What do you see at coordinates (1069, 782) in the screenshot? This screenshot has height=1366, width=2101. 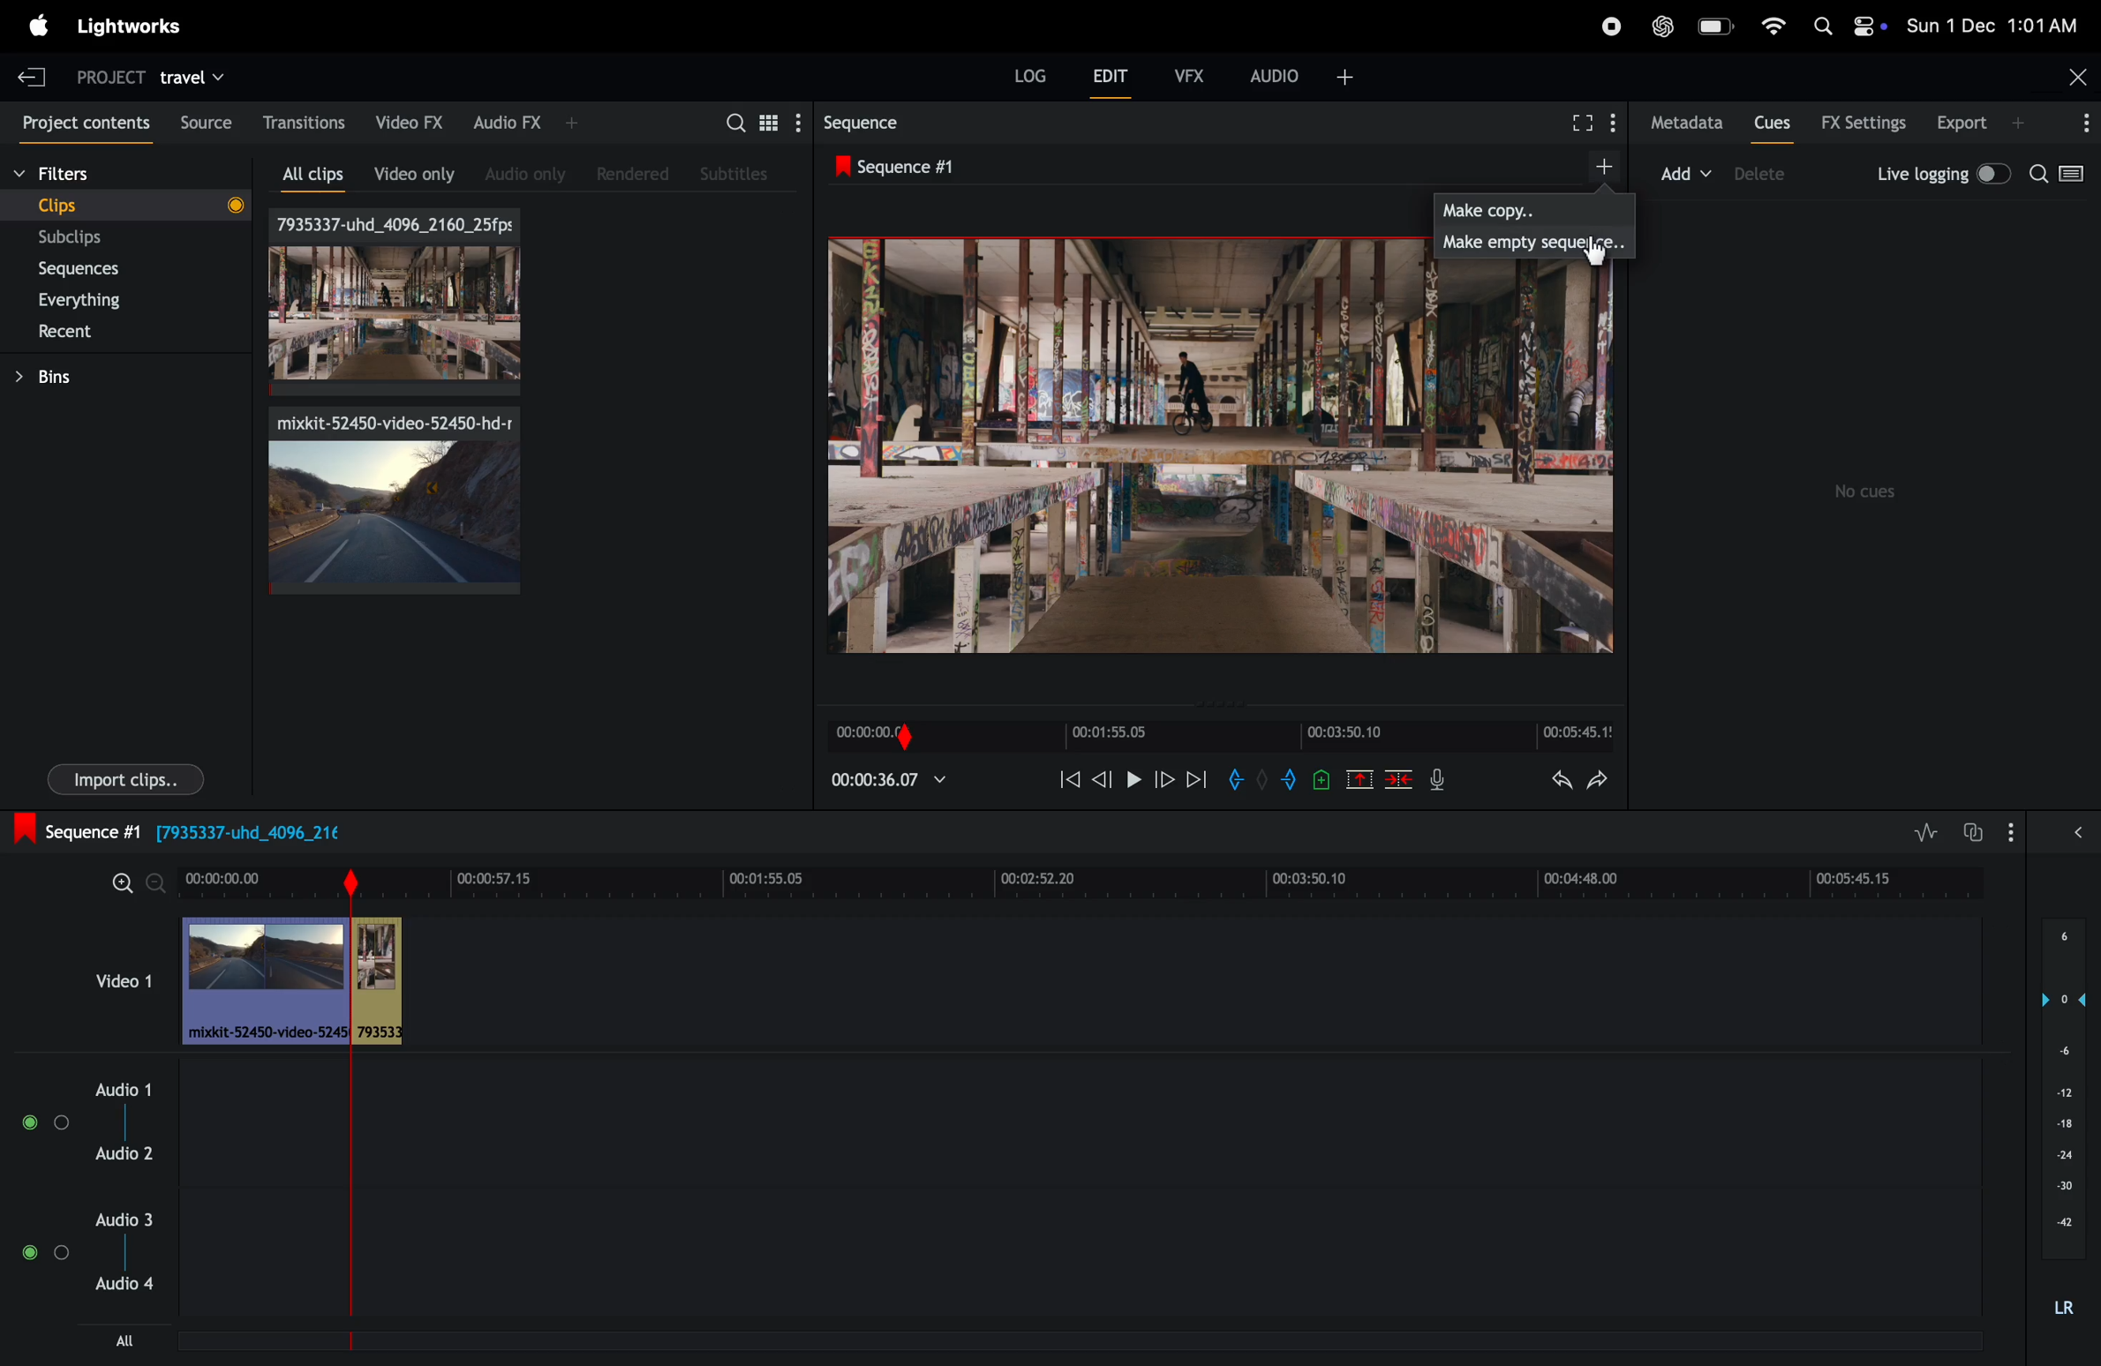 I see `rewind` at bounding box center [1069, 782].